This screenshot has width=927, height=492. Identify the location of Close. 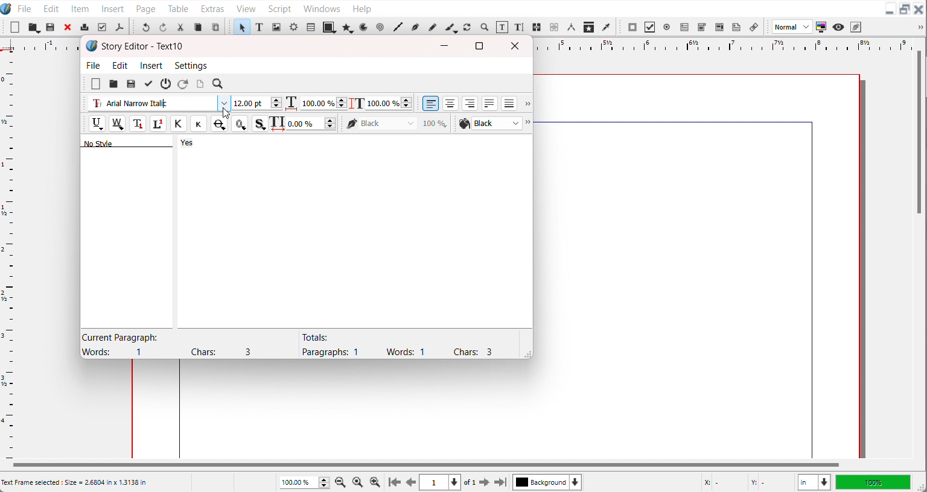
(919, 10).